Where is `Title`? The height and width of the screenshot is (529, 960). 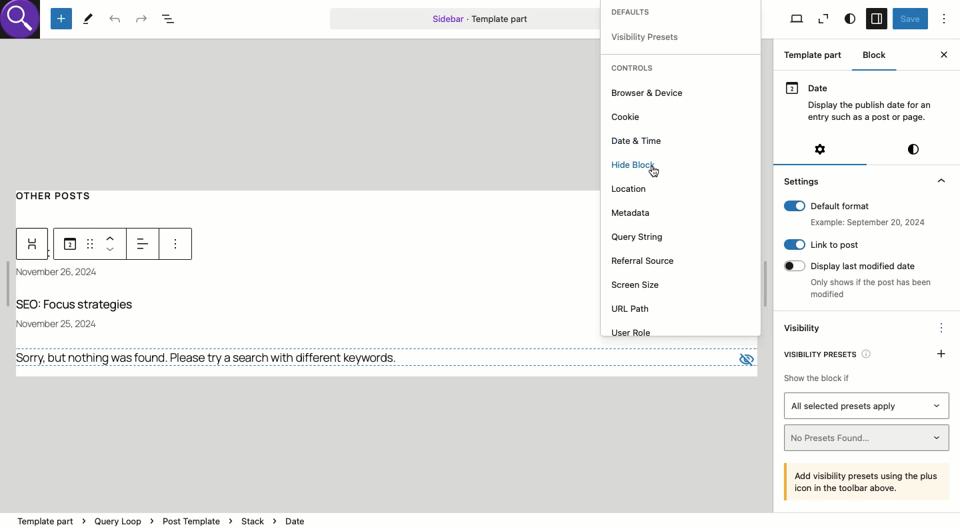 Title is located at coordinates (81, 306).